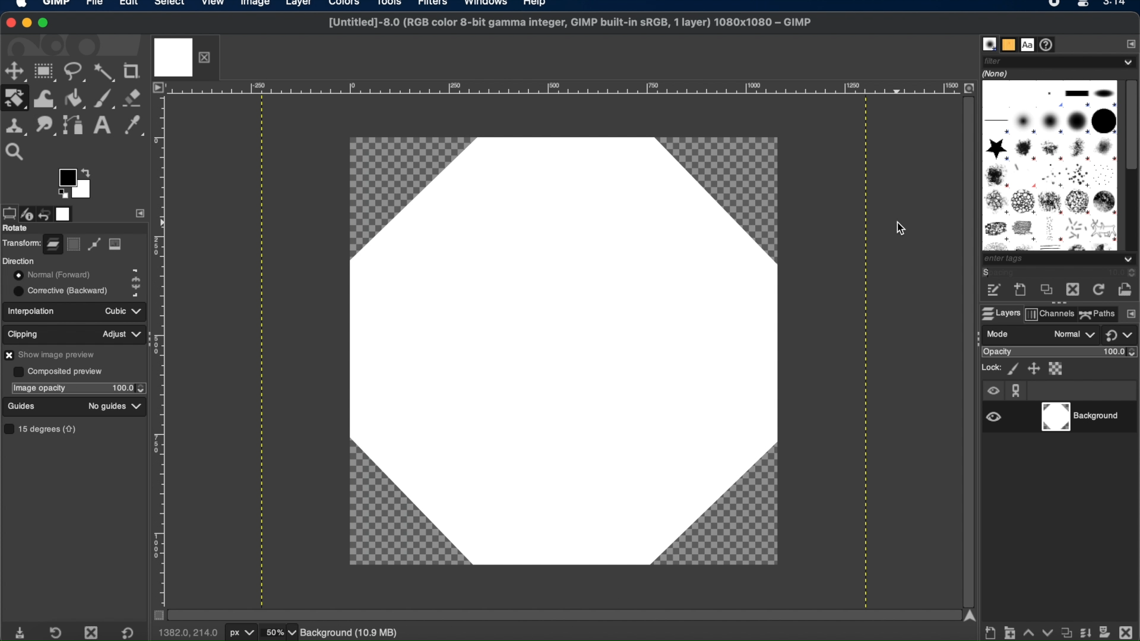 This screenshot has height=641, width=1140. What do you see at coordinates (134, 98) in the screenshot?
I see `eraser tool` at bounding box center [134, 98].